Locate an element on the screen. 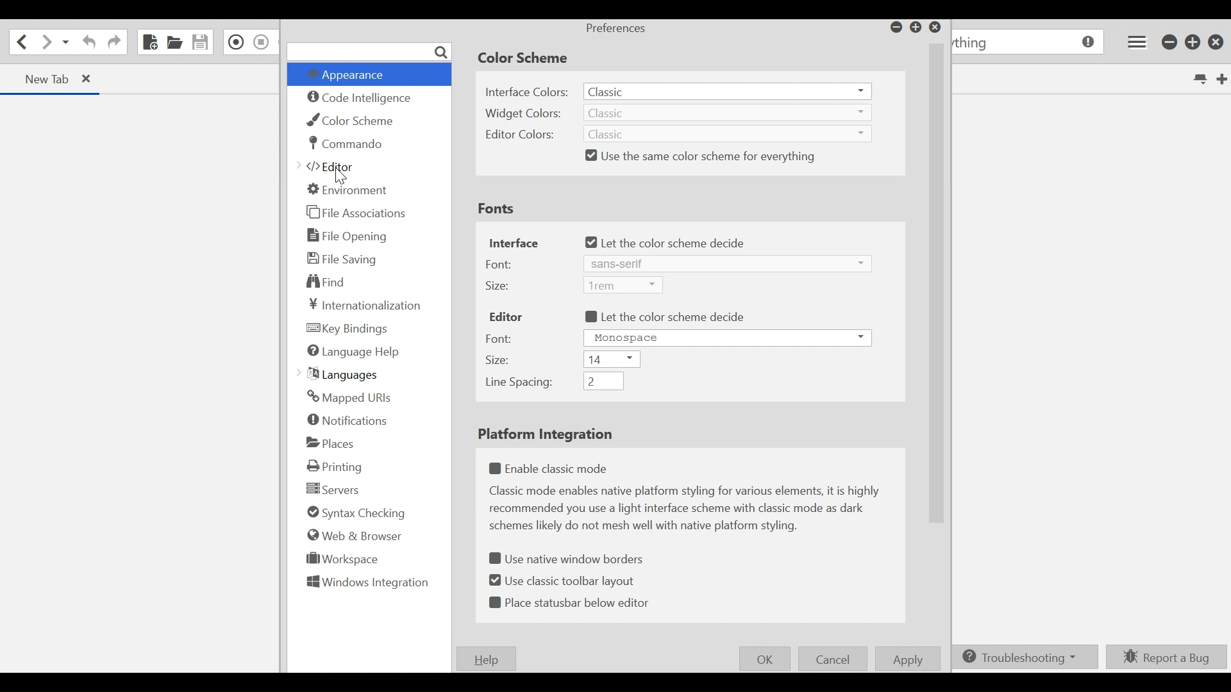 This screenshot has height=692, width=1231. Size dropdown menu is located at coordinates (623, 284).